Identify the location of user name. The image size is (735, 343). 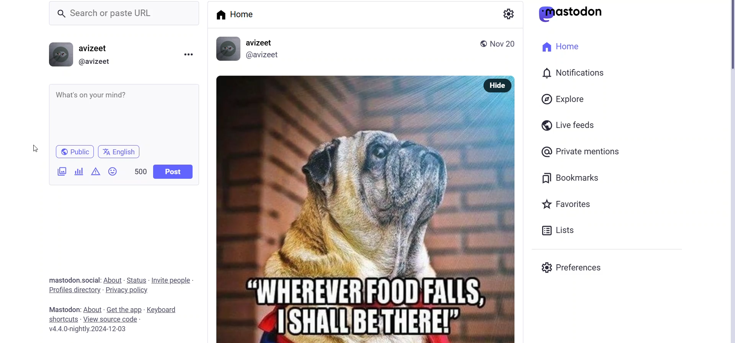
(97, 47).